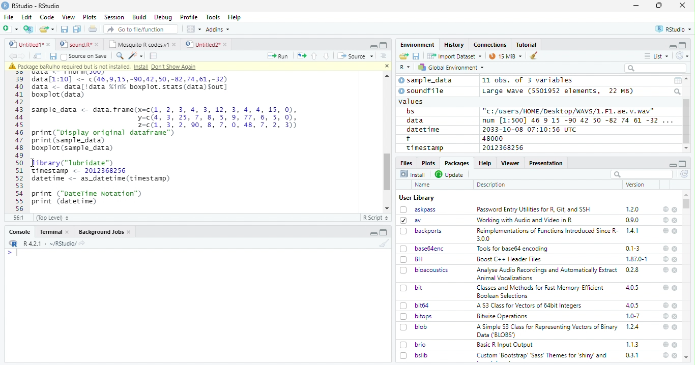 This screenshot has width=695, height=365. What do you see at coordinates (413, 174) in the screenshot?
I see `Install` at bounding box center [413, 174].